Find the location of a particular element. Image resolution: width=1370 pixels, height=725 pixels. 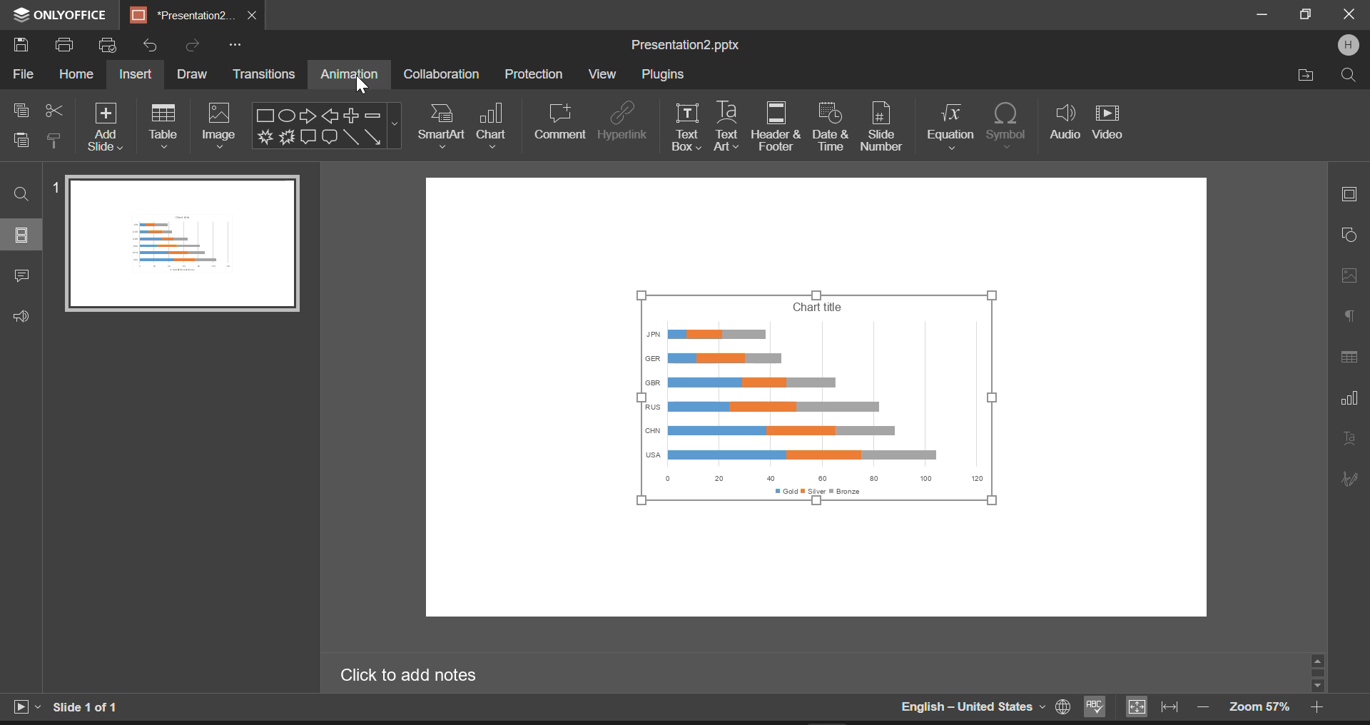

Slides is located at coordinates (23, 235).